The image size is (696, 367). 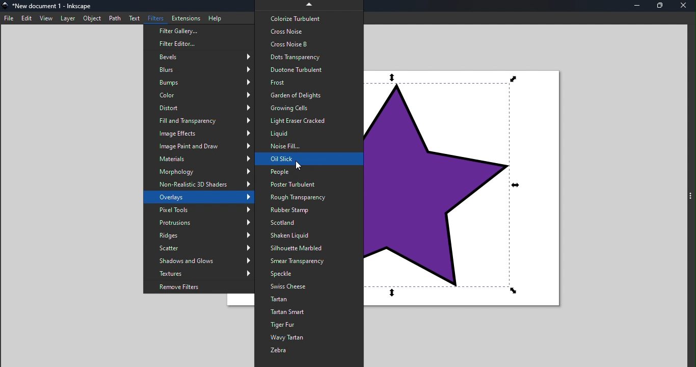 I want to click on Edit, so click(x=26, y=19).